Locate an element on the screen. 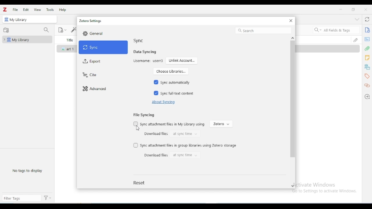 Image resolution: width=372 pixels, height=209 pixels. file syncing is located at coordinates (144, 115).